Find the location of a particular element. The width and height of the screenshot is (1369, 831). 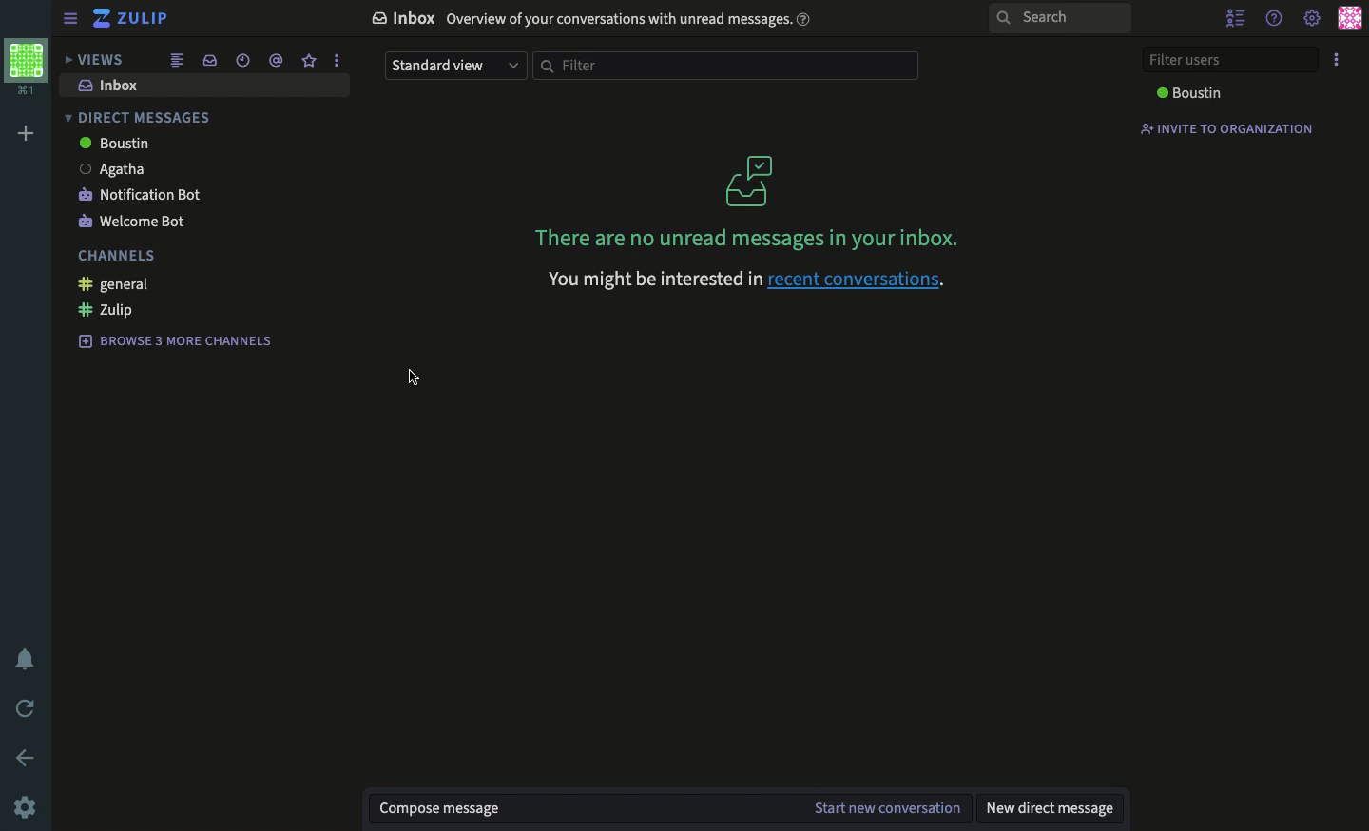

inbox is located at coordinates (211, 60).